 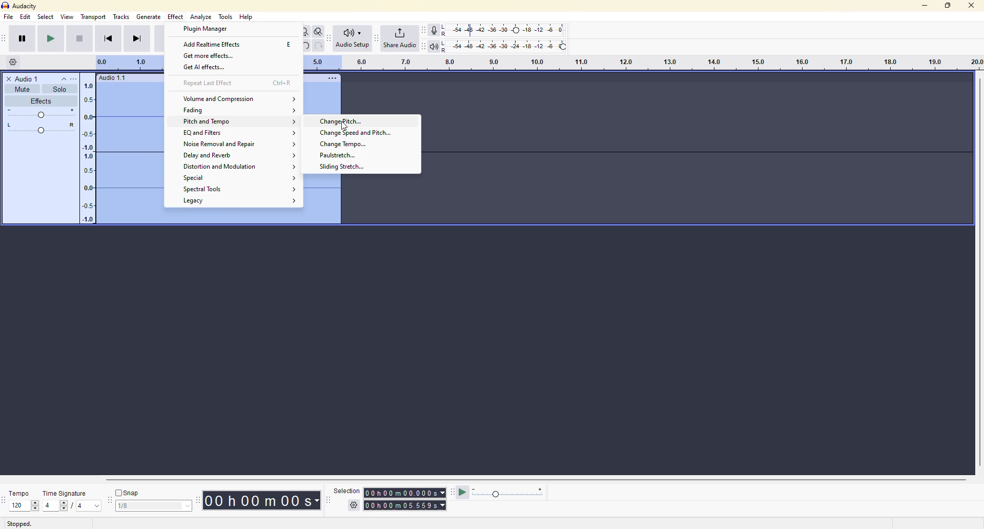 I want to click on distortion and modulation, so click(x=222, y=167).